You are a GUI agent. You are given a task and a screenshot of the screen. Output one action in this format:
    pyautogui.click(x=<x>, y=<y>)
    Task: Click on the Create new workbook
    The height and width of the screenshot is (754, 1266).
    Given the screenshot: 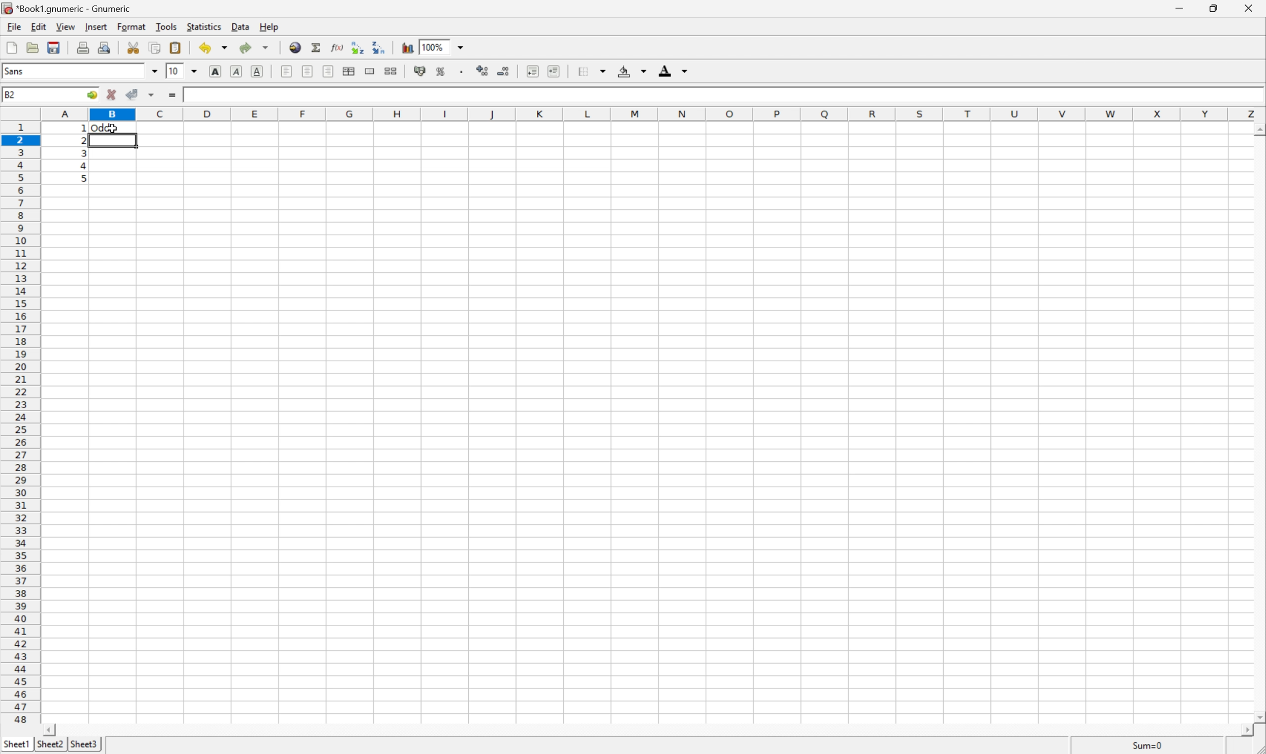 What is the action you would take?
    pyautogui.click(x=10, y=45)
    